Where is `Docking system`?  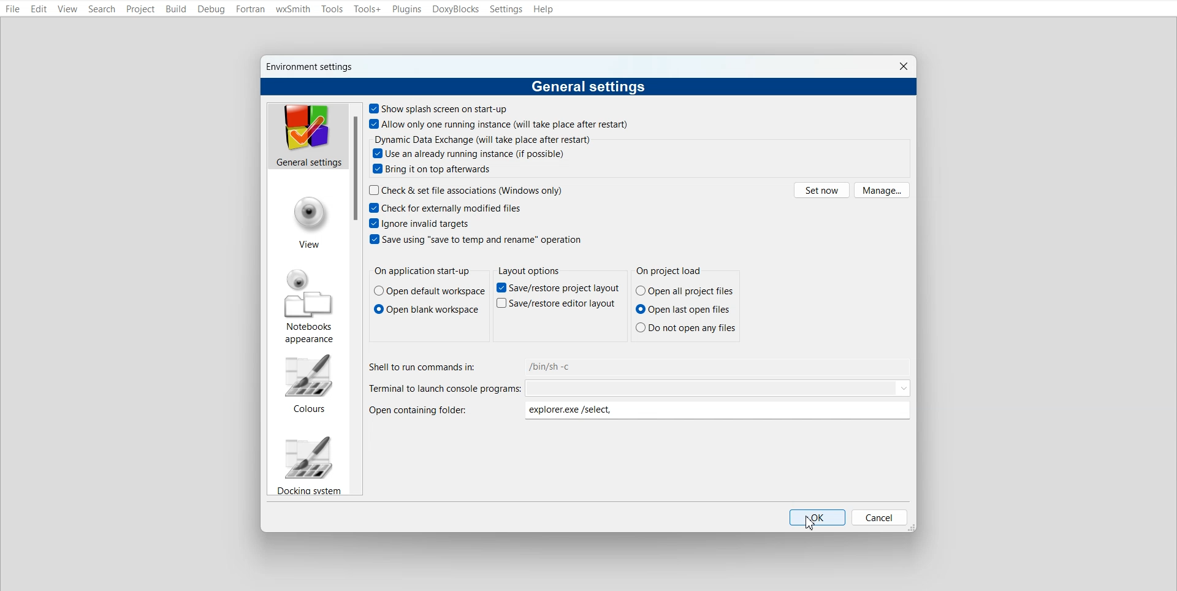
Docking system is located at coordinates (308, 464).